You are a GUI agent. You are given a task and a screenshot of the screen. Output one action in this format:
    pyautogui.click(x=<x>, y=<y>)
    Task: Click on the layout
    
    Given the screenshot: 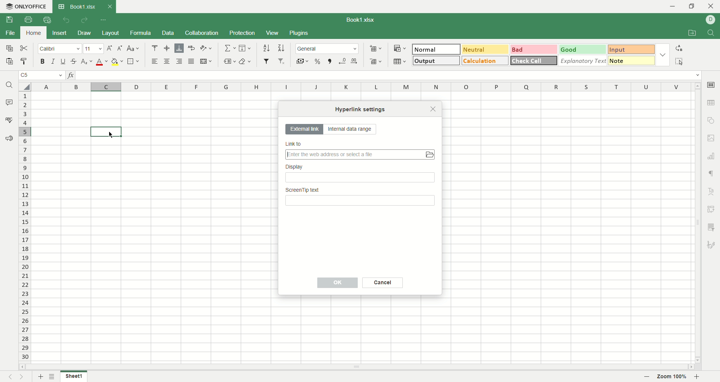 What is the action you would take?
    pyautogui.click(x=111, y=33)
    